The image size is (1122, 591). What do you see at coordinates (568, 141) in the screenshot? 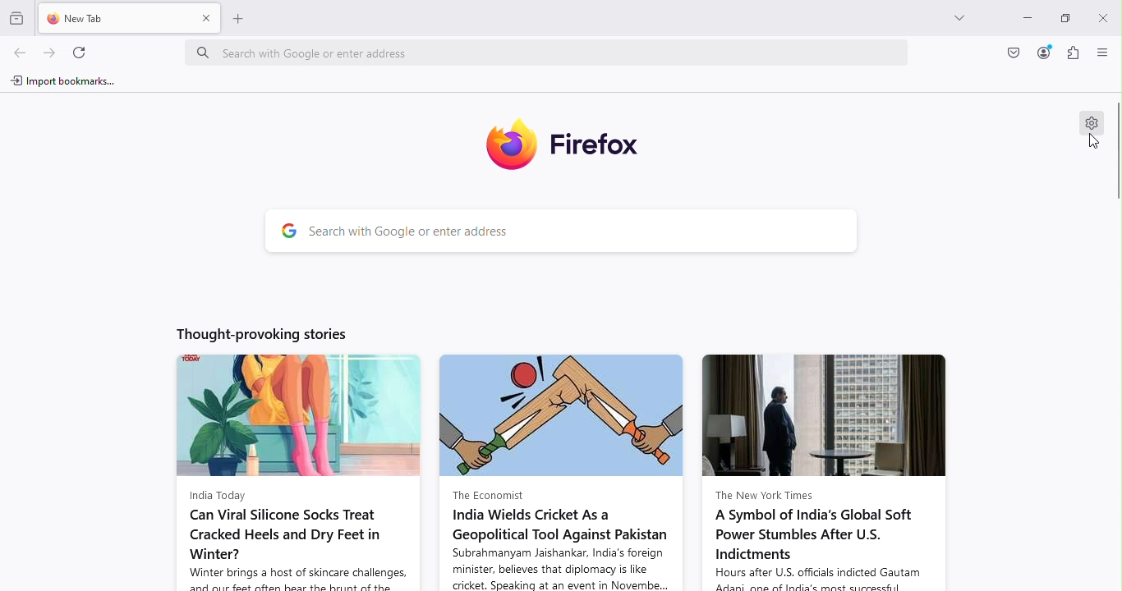
I see `Firefox icon` at bounding box center [568, 141].